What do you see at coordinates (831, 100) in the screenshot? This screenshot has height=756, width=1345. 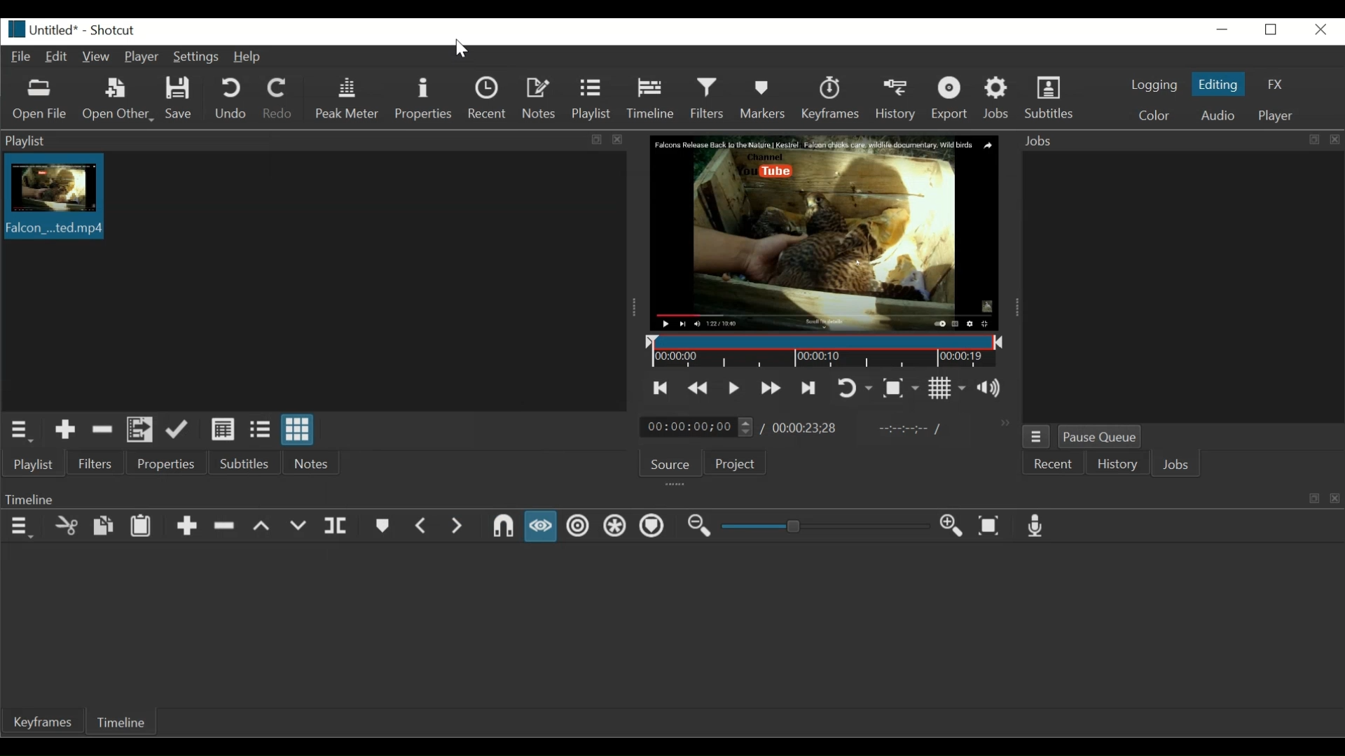 I see `Keyframes` at bounding box center [831, 100].